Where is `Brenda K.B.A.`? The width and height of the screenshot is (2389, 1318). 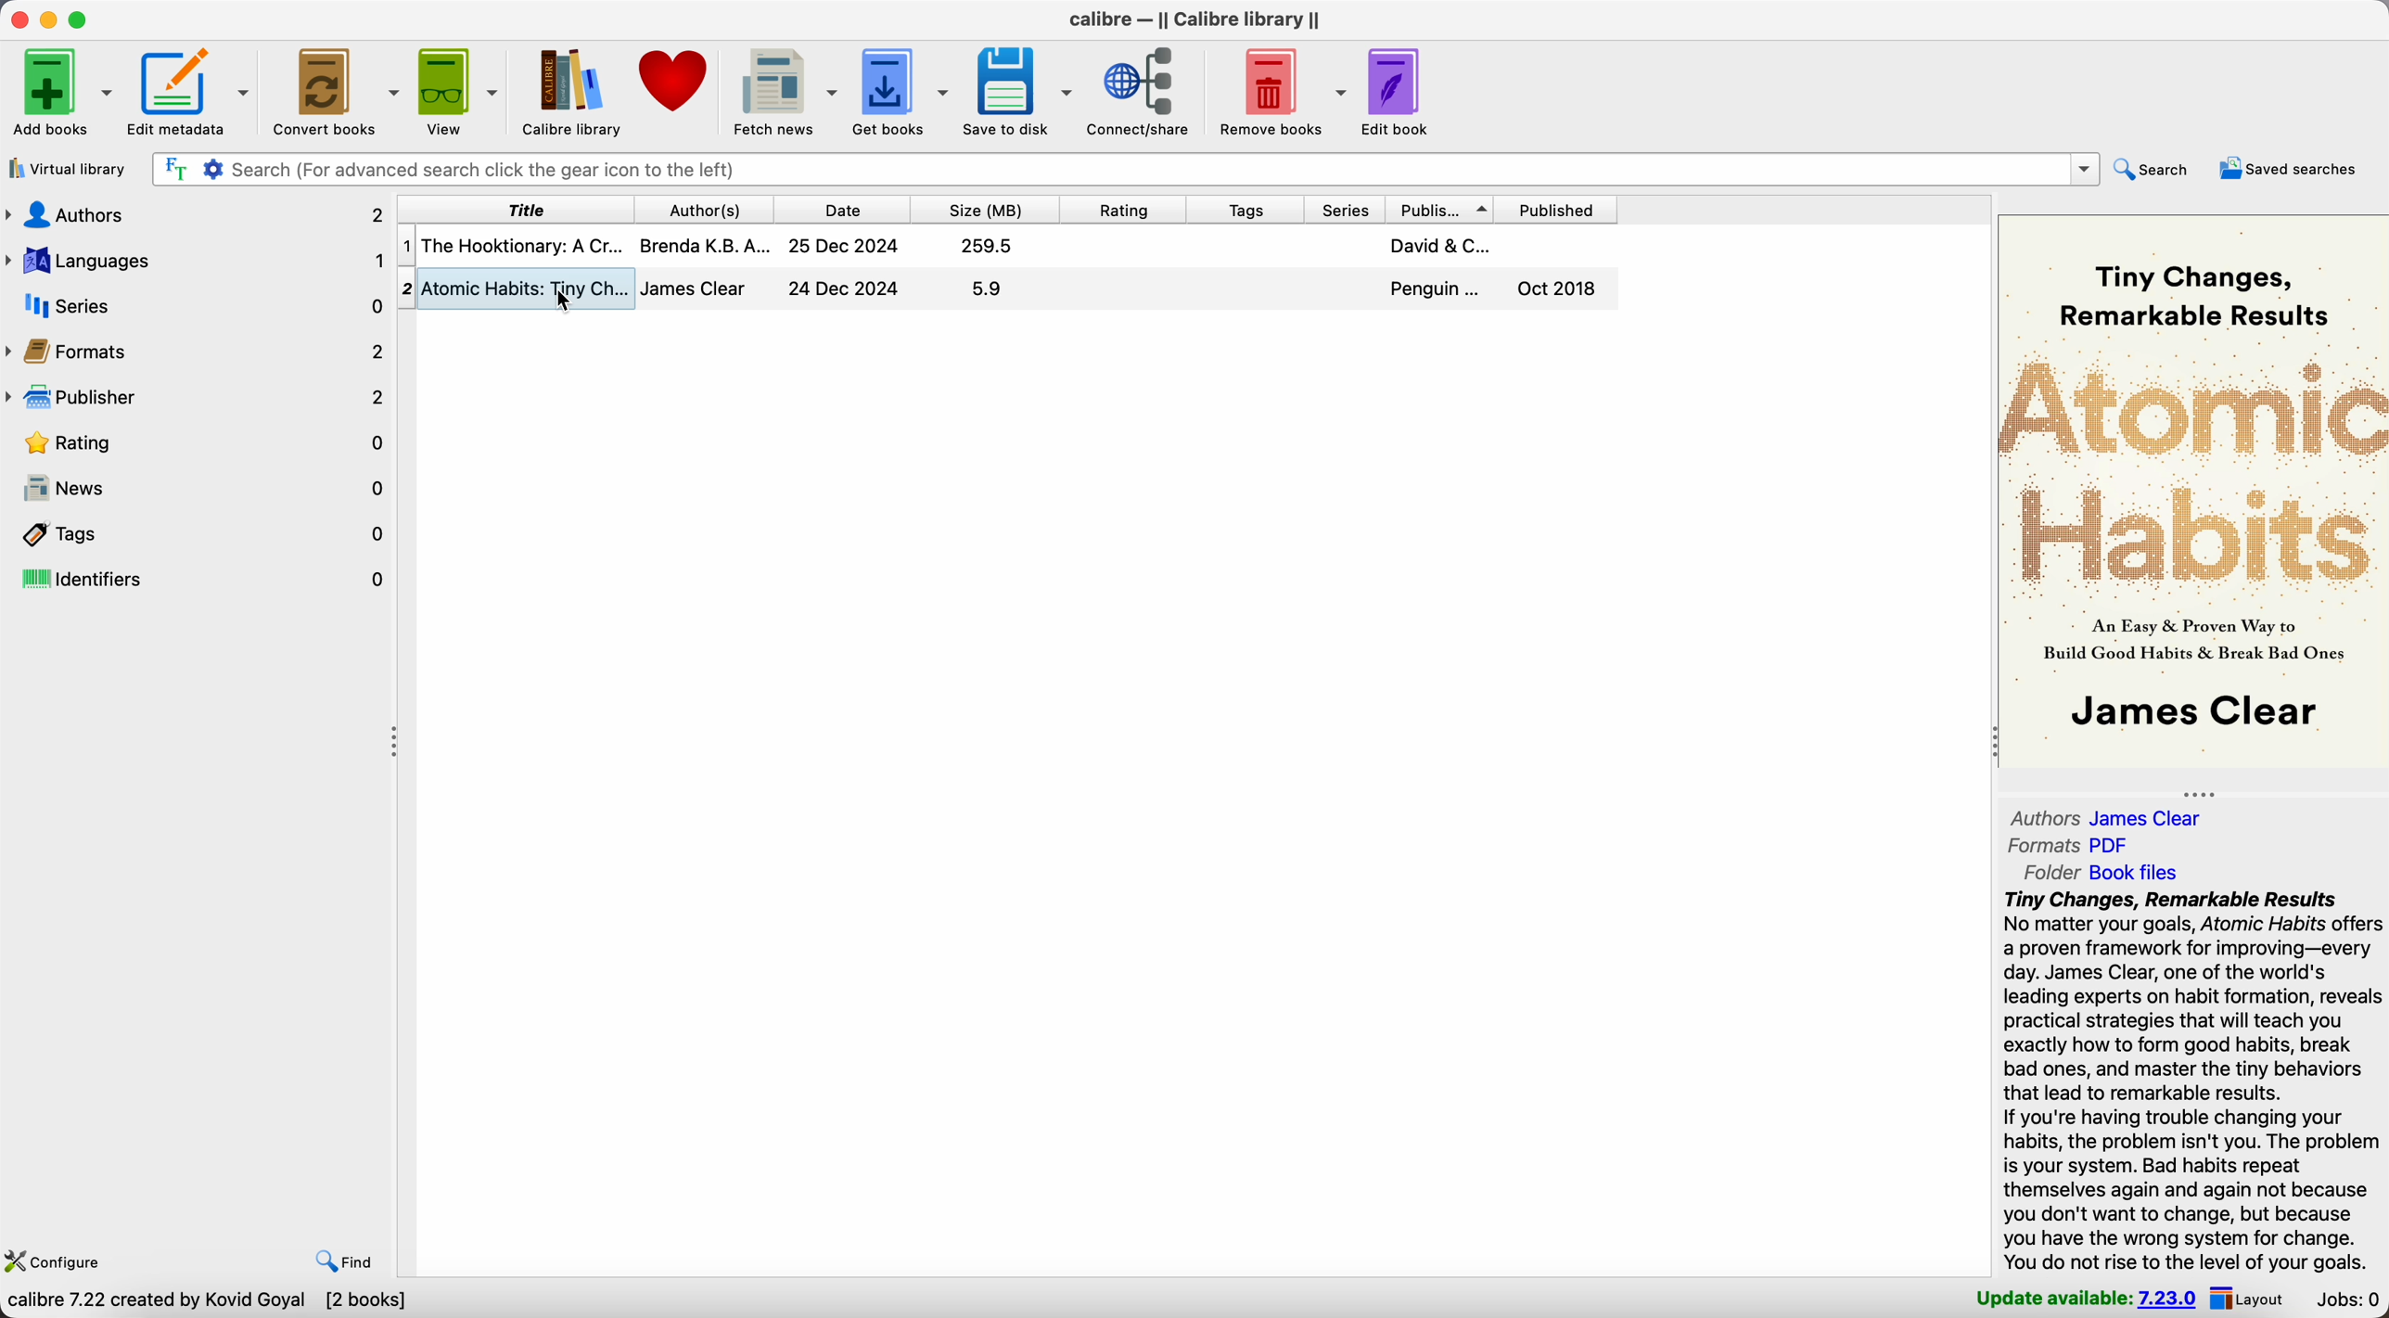 Brenda K.B.A. is located at coordinates (705, 244).